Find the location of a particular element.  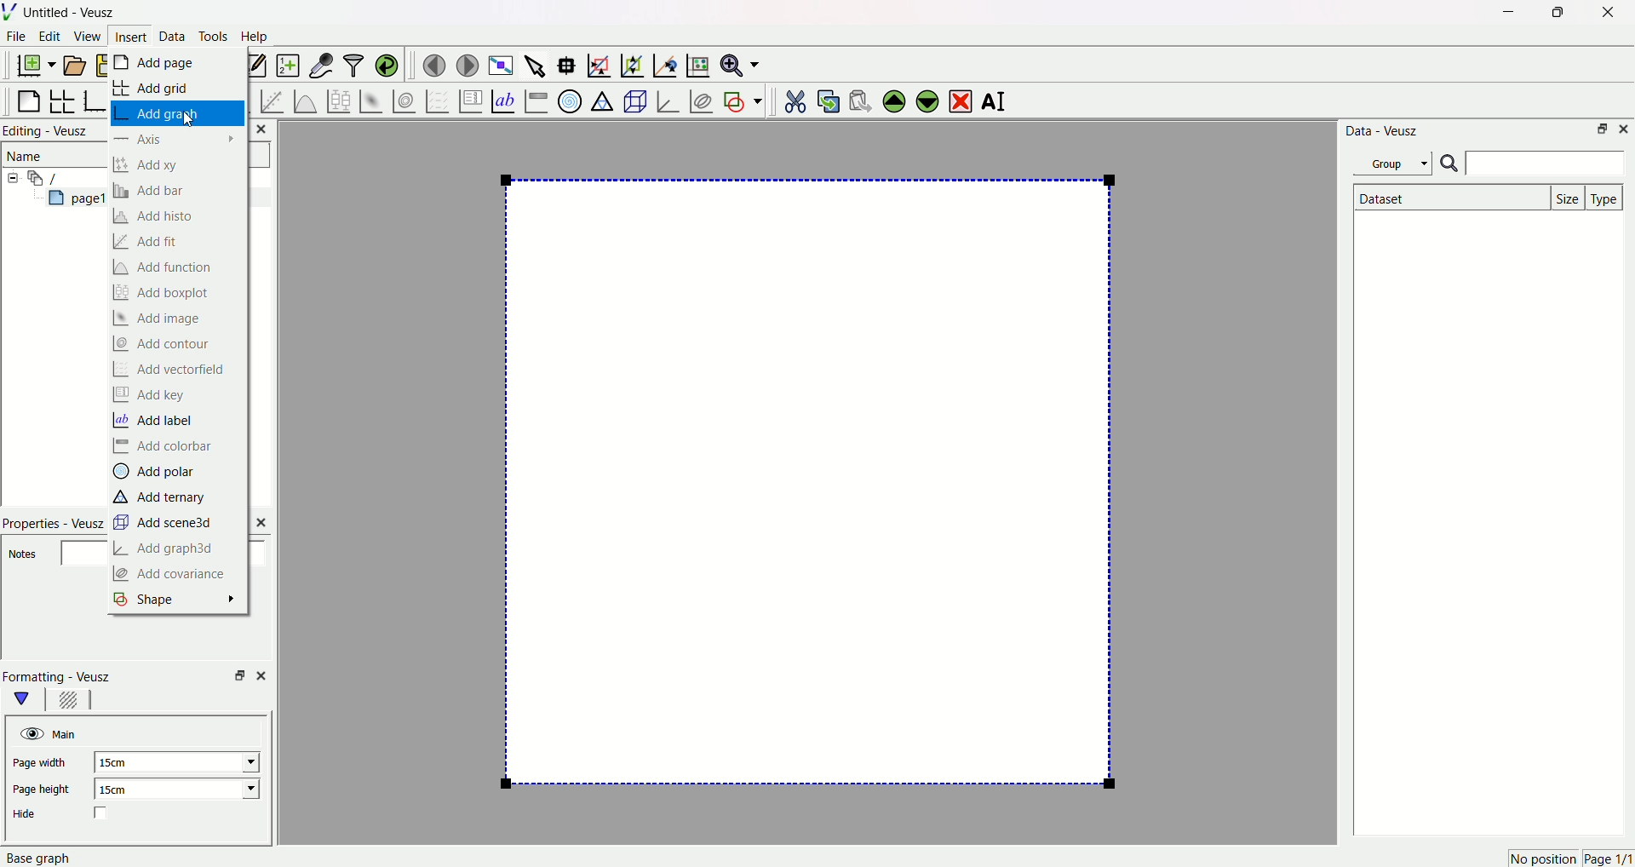

open document is located at coordinates (76, 65).